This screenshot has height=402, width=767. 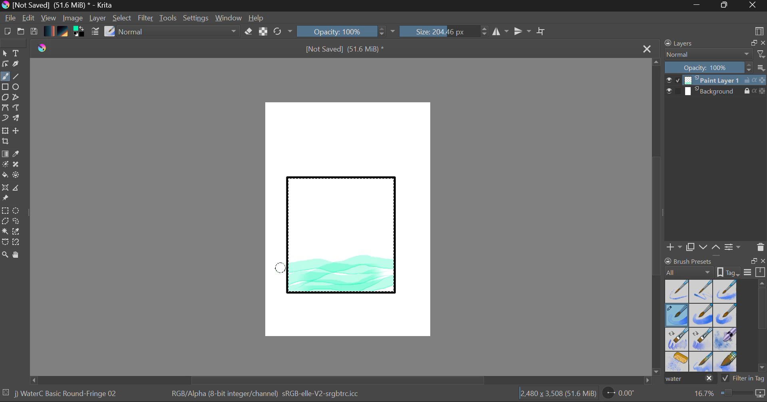 What do you see at coordinates (10, 19) in the screenshot?
I see `File` at bounding box center [10, 19].